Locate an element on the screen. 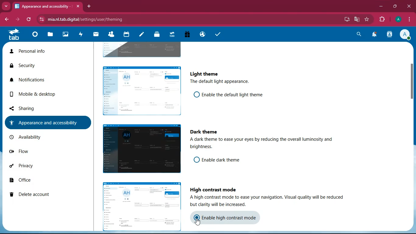 This screenshot has height=234, width=416. profile is located at coordinates (399, 19).